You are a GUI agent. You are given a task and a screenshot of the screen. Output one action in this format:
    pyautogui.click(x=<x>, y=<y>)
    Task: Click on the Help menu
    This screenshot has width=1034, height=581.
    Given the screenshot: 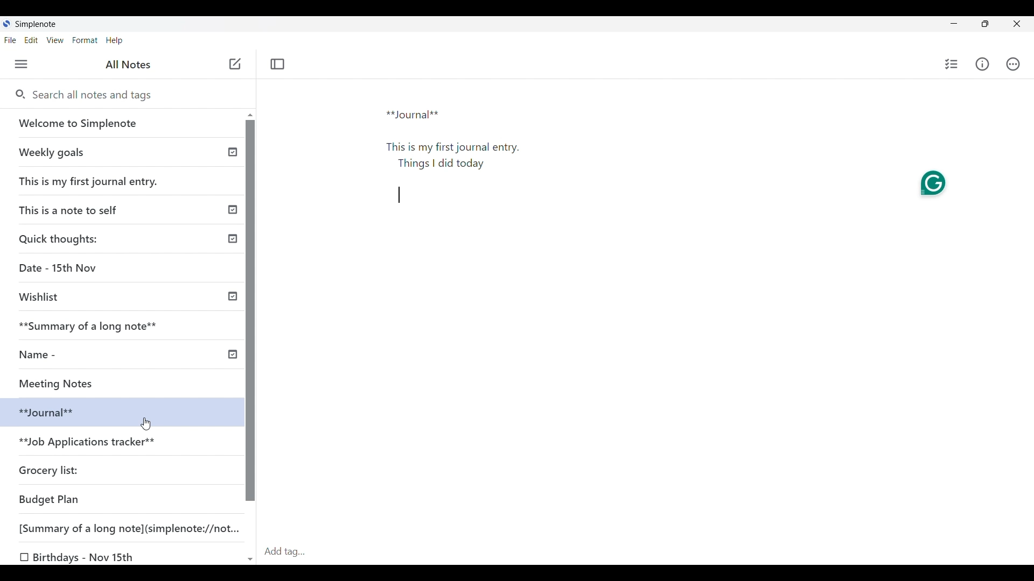 What is the action you would take?
    pyautogui.click(x=115, y=41)
    